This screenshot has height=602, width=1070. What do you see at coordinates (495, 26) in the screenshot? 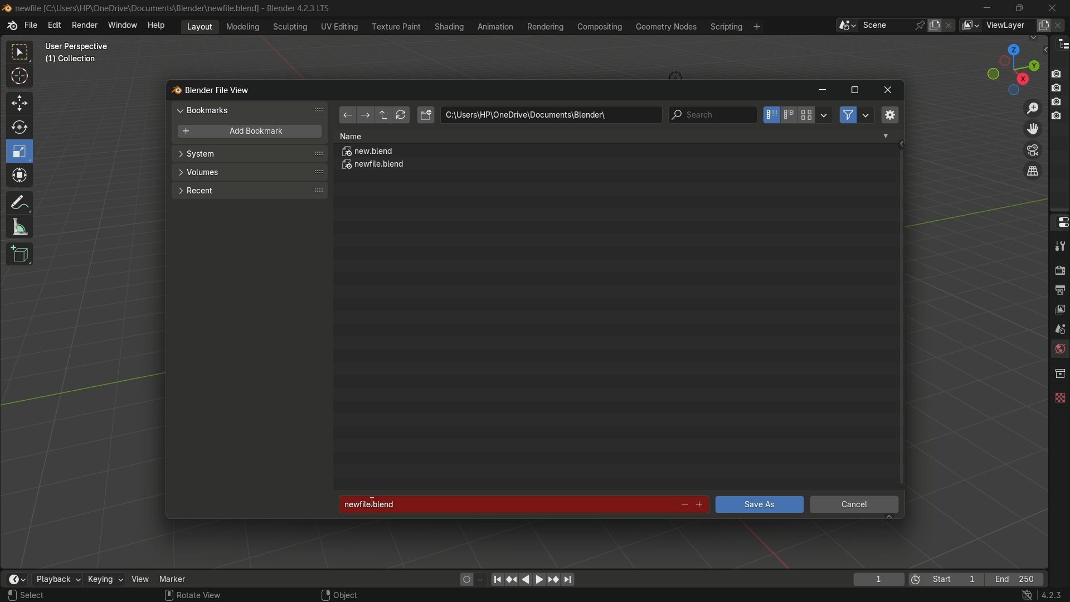
I see `animation menu` at bounding box center [495, 26].